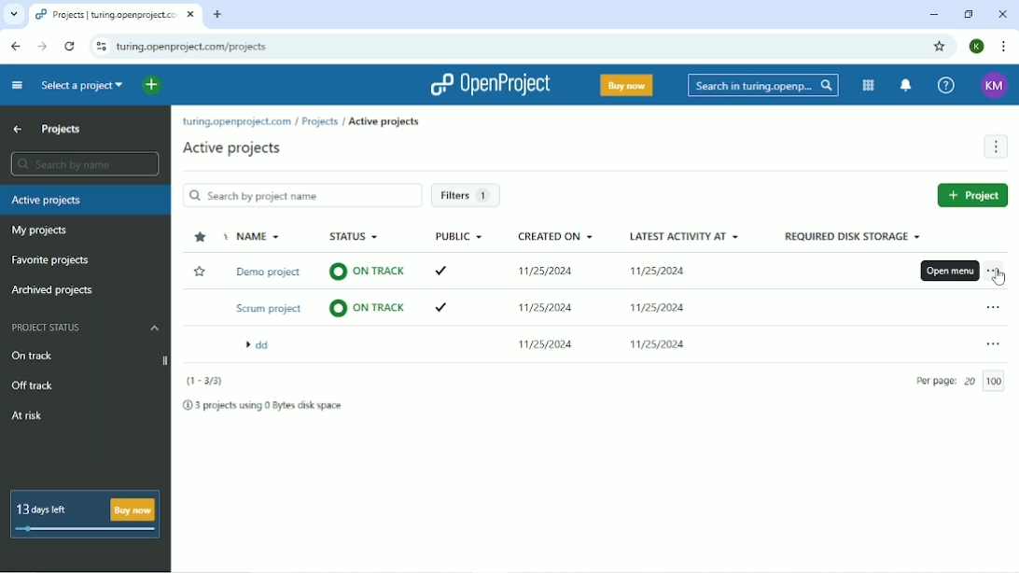  I want to click on Active projects, so click(386, 122).